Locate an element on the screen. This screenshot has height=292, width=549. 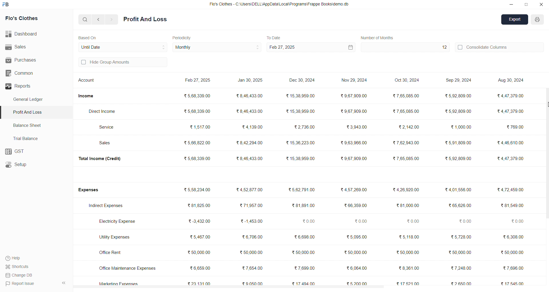
₹23,131.00 is located at coordinates (200, 283).